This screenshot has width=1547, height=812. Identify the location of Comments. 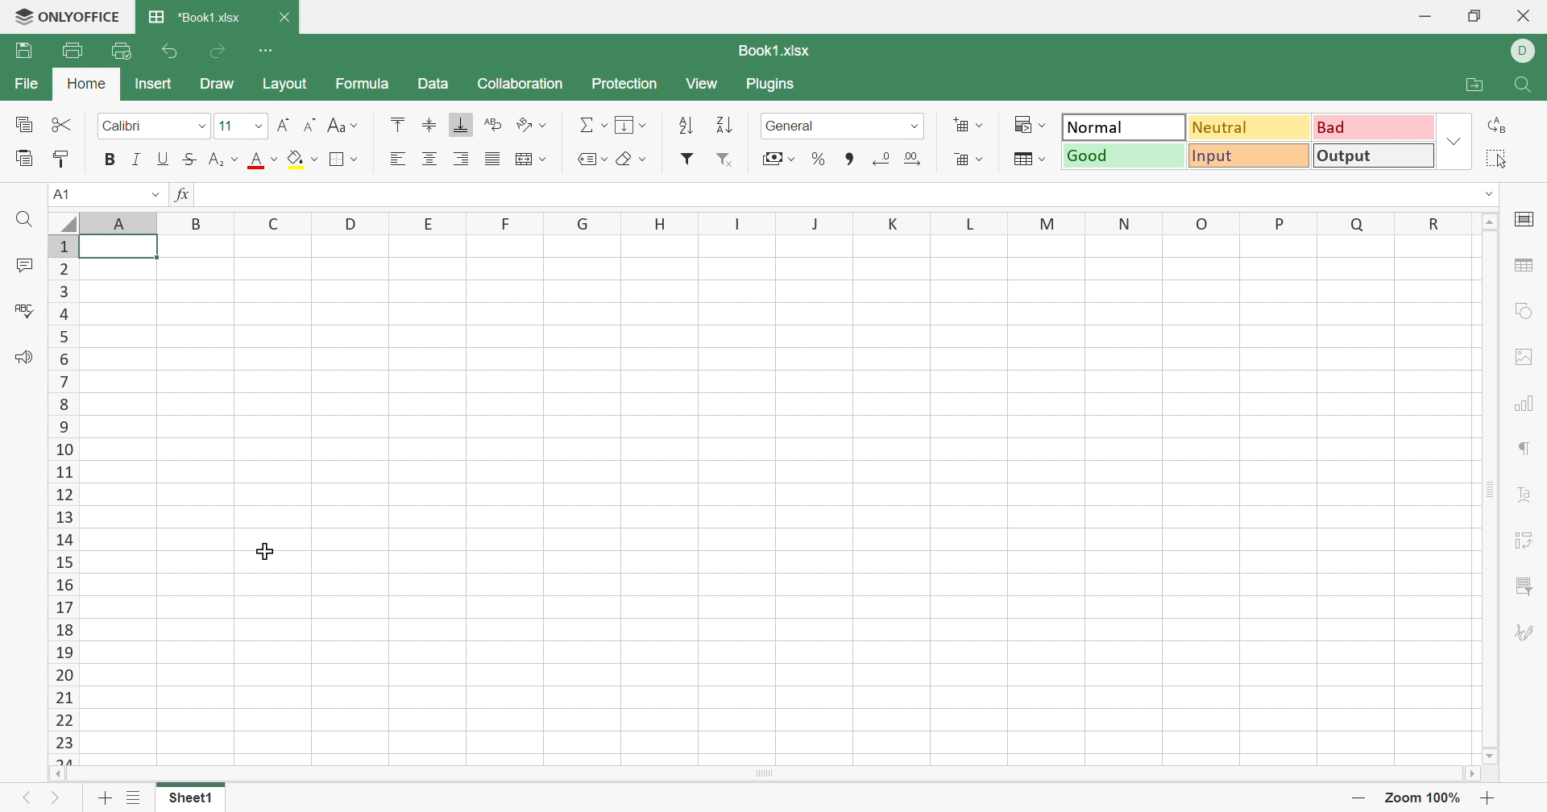
(24, 264).